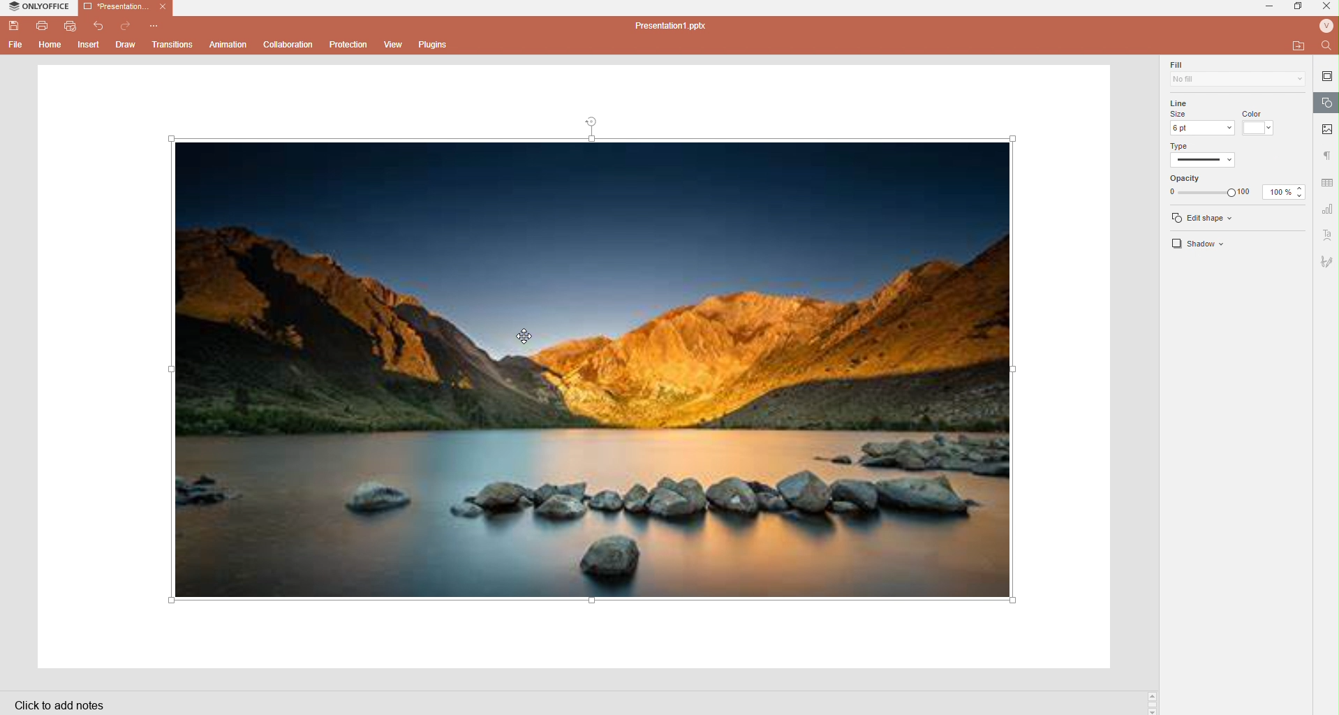 The height and width of the screenshot is (715, 1339). I want to click on Draw, so click(127, 46).